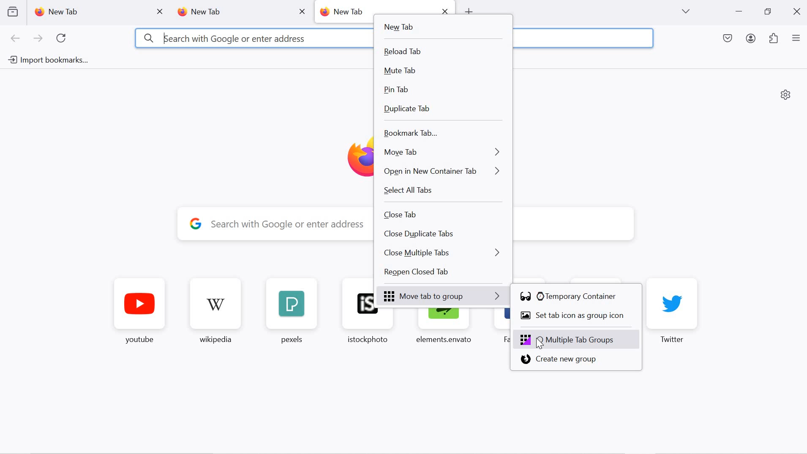 Image resolution: width=807 pixels, height=454 pixels. Describe the element at coordinates (796, 39) in the screenshot. I see `application menu` at that location.